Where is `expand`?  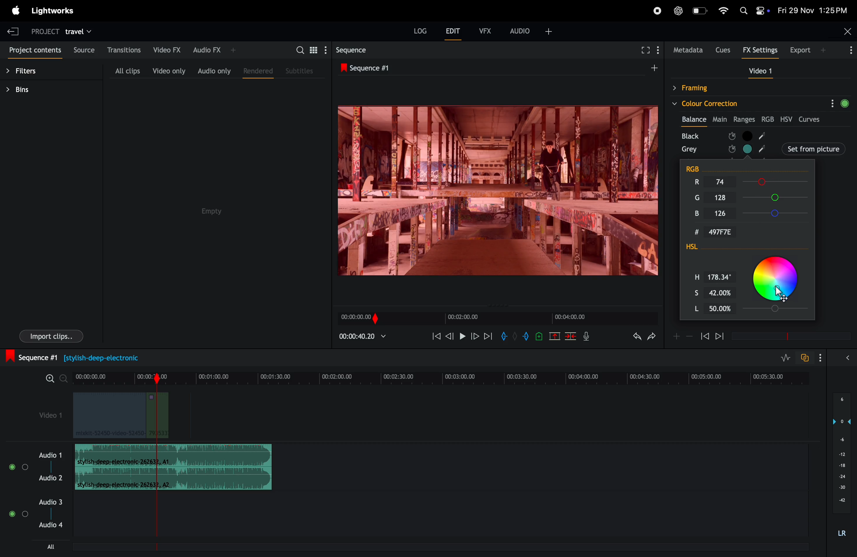 expand is located at coordinates (847, 358).